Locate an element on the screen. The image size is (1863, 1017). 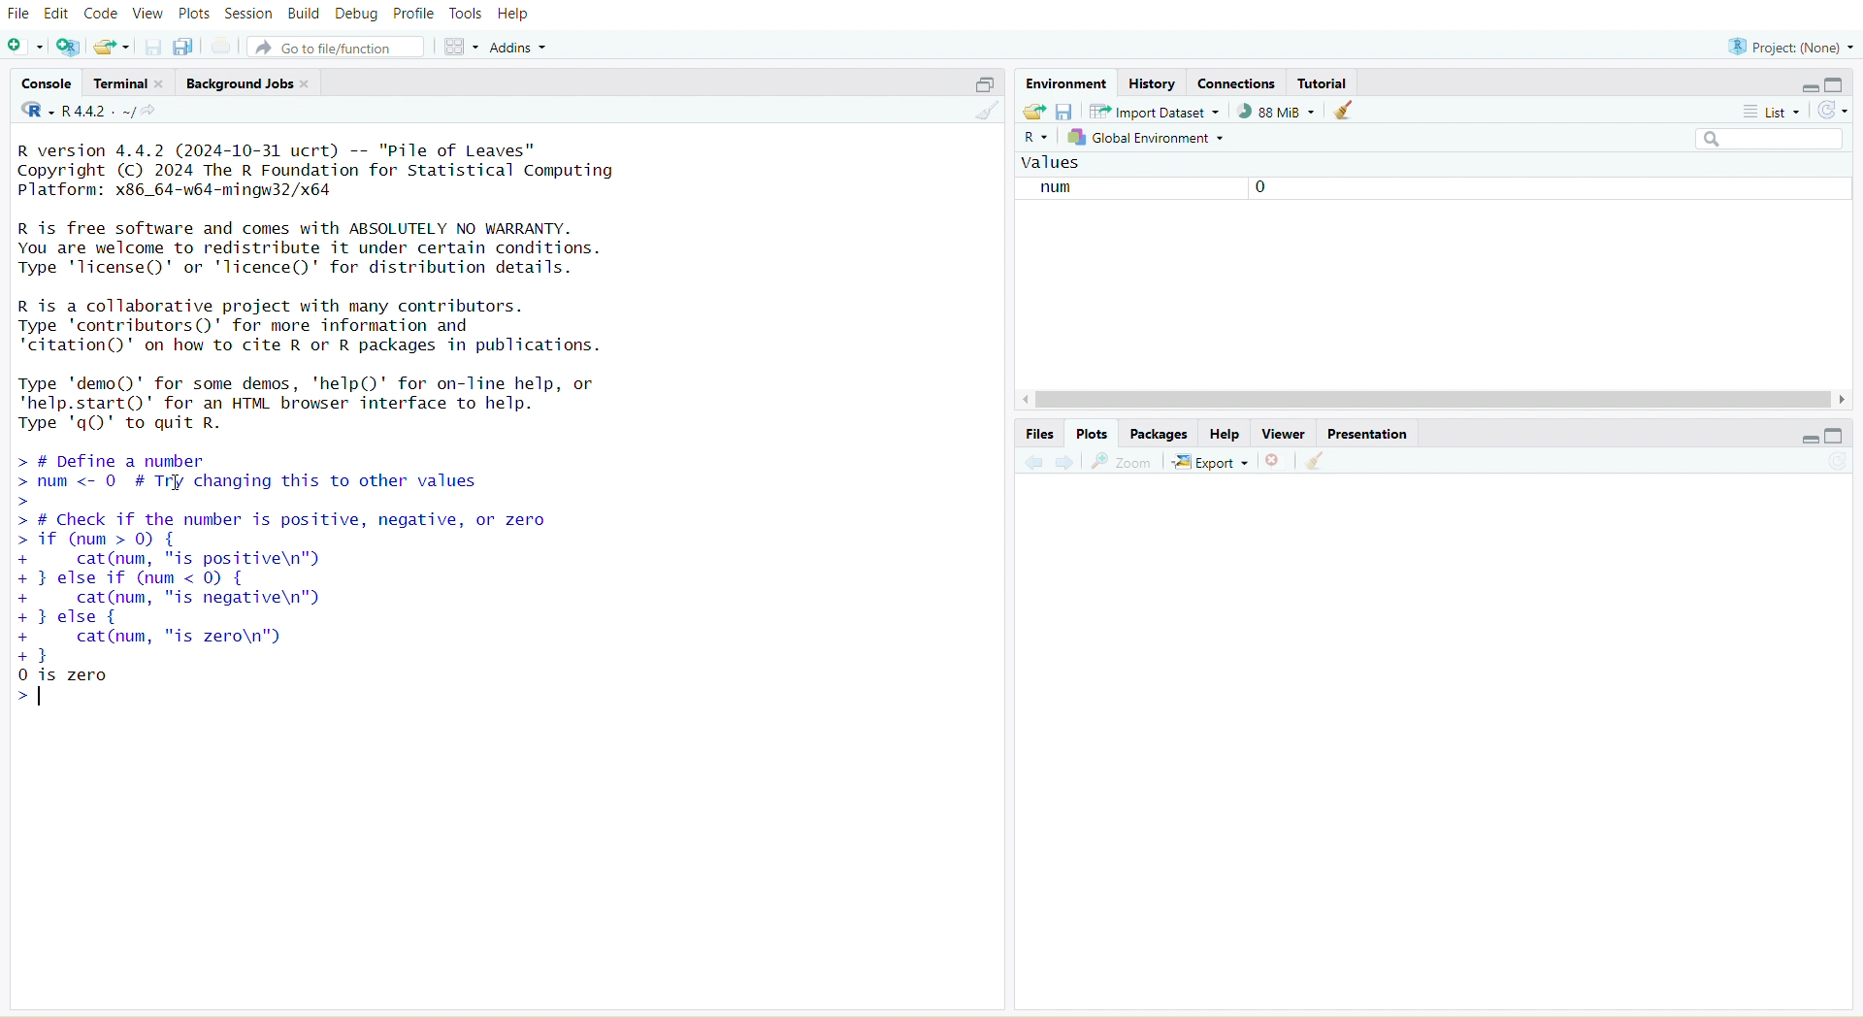
clear objects is located at coordinates (1346, 113).